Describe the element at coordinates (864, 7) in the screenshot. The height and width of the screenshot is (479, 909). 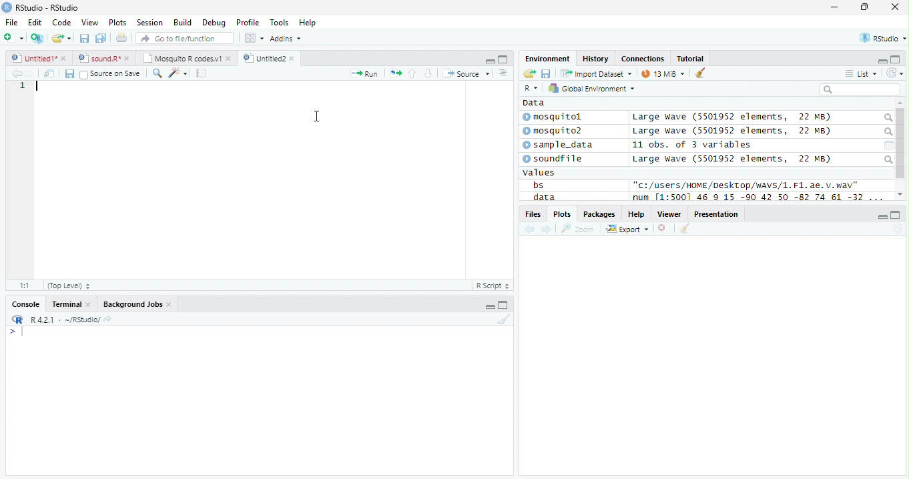
I see `maximize` at that location.